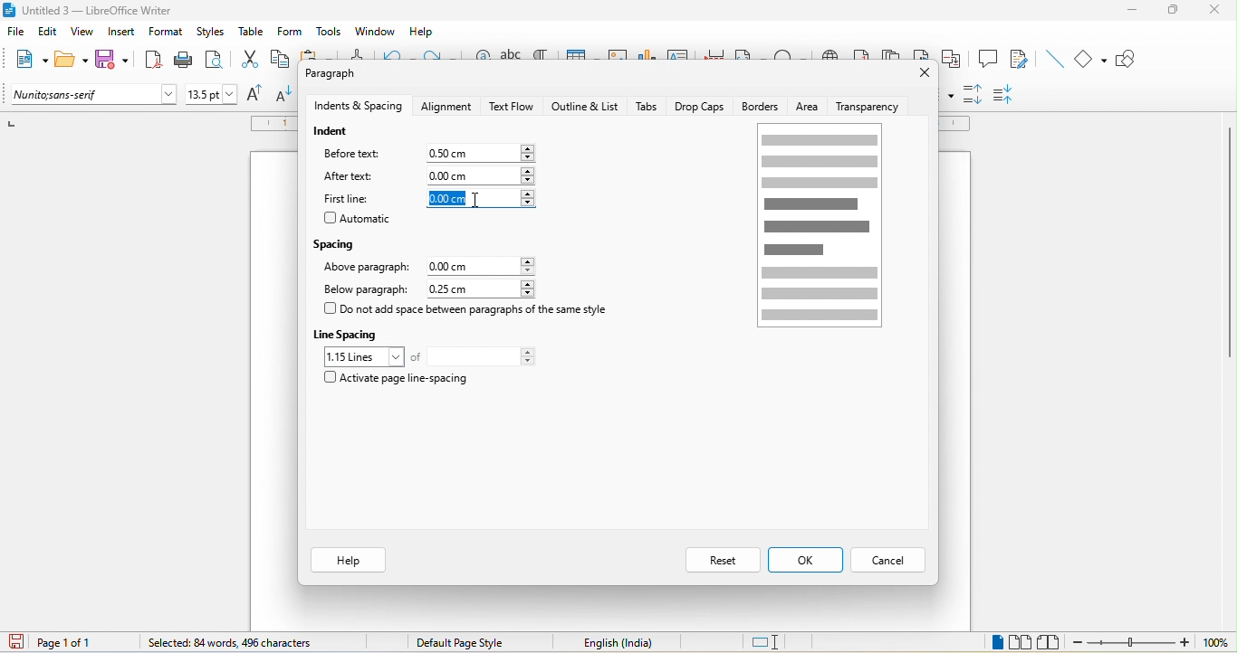 The height and width of the screenshot is (653, 1237). Describe the element at coordinates (481, 356) in the screenshot. I see `total lines` at that location.